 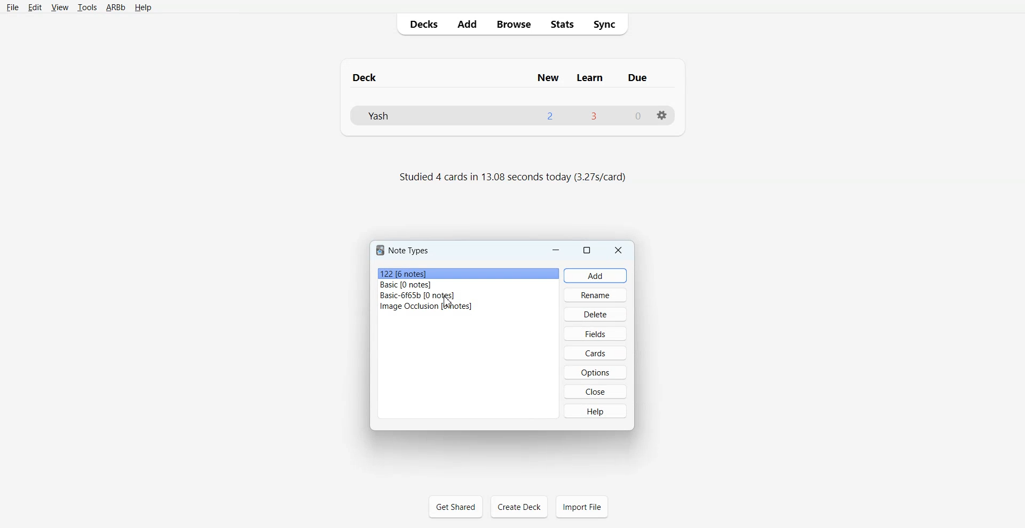 What do you see at coordinates (595, 314) in the screenshot?
I see `Delete` at bounding box center [595, 314].